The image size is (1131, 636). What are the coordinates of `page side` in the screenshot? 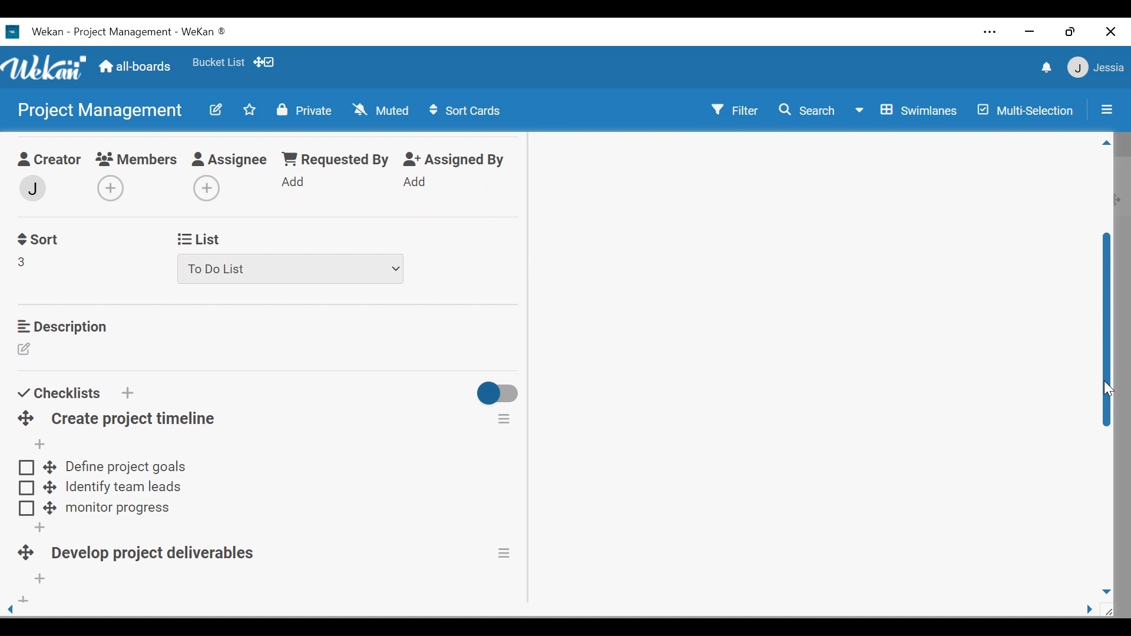 It's located at (1094, 610).